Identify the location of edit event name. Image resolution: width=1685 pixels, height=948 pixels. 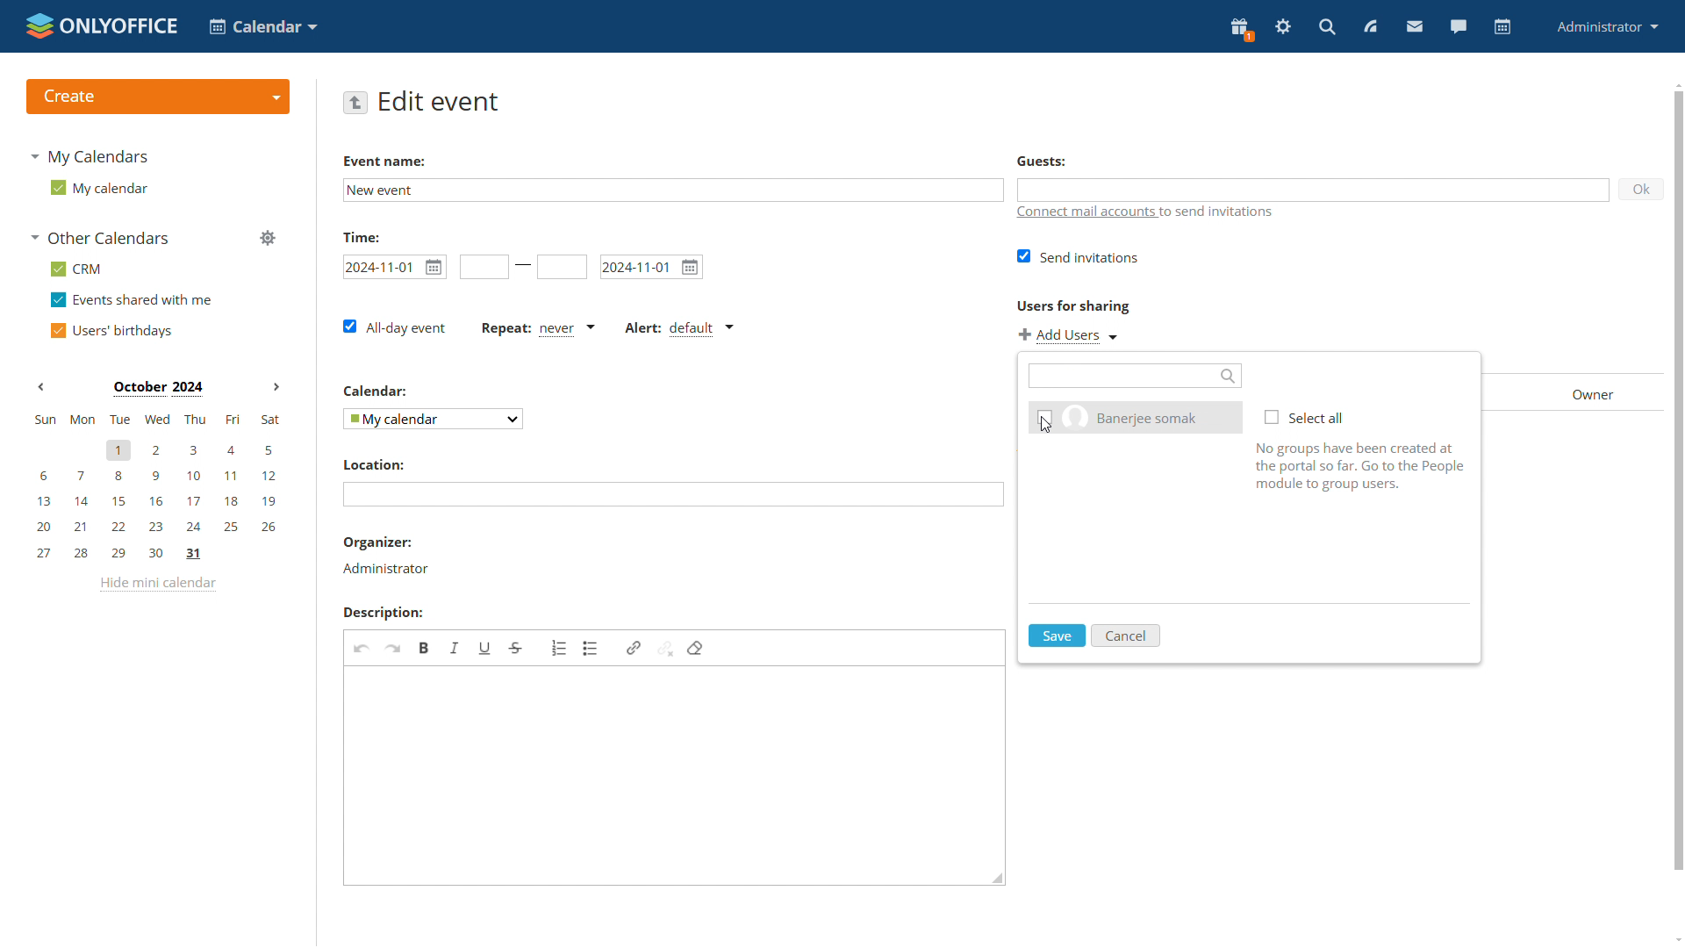
(673, 190).